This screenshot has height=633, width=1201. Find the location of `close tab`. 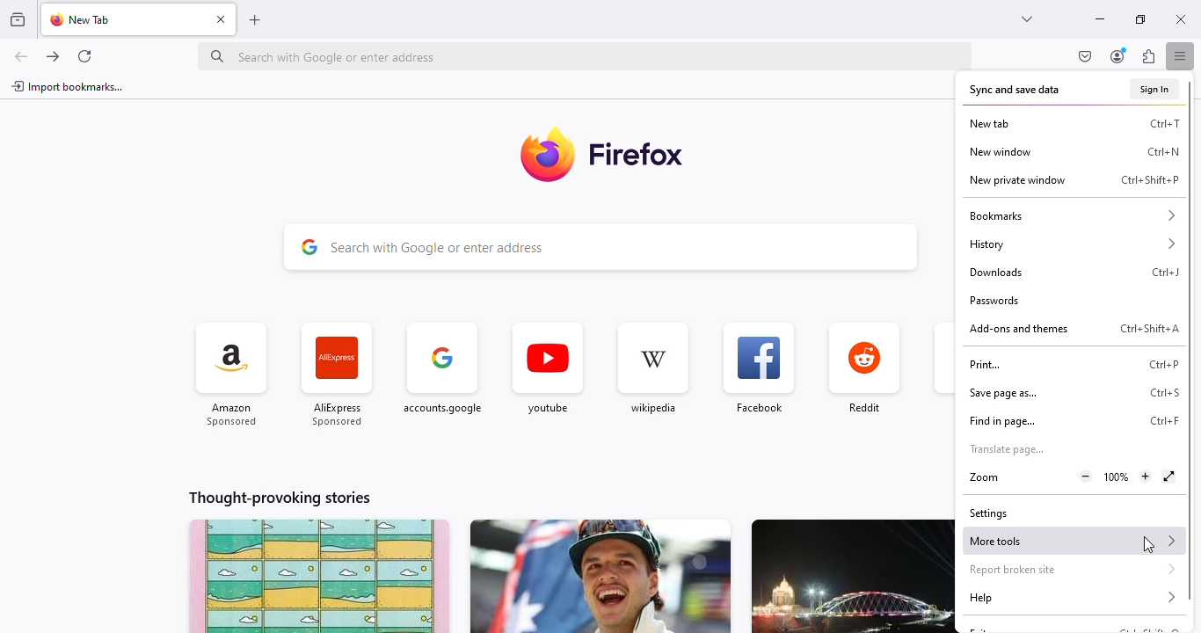

close tab is located at coordinates (222, 18).